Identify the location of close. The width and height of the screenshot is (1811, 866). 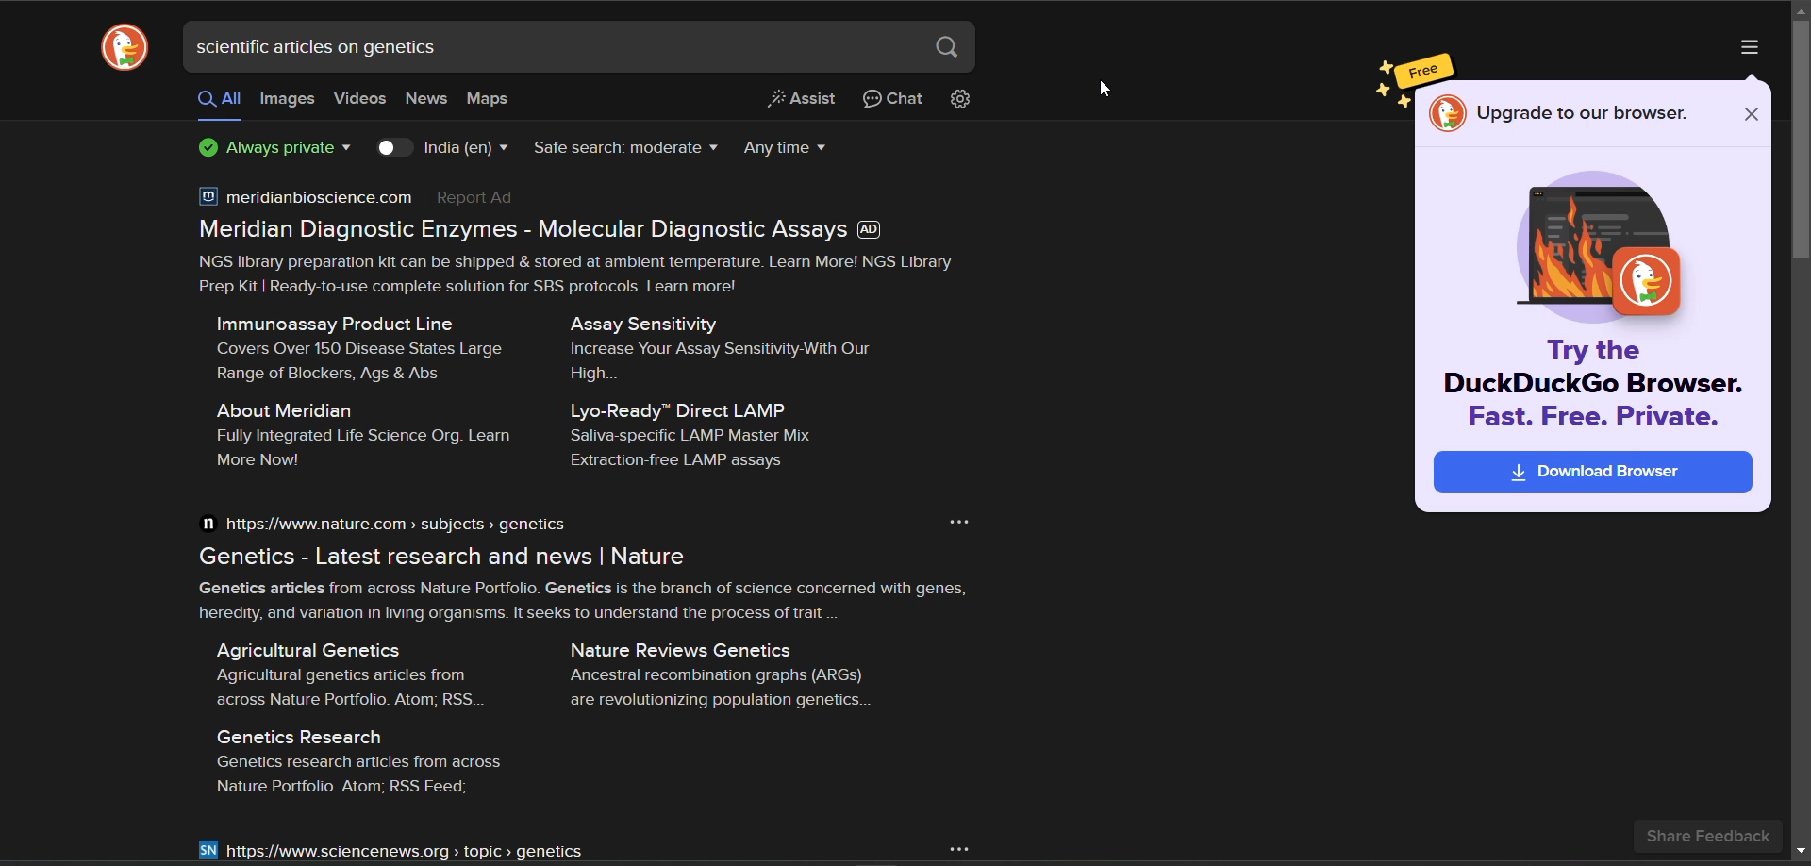
(1753, 117).